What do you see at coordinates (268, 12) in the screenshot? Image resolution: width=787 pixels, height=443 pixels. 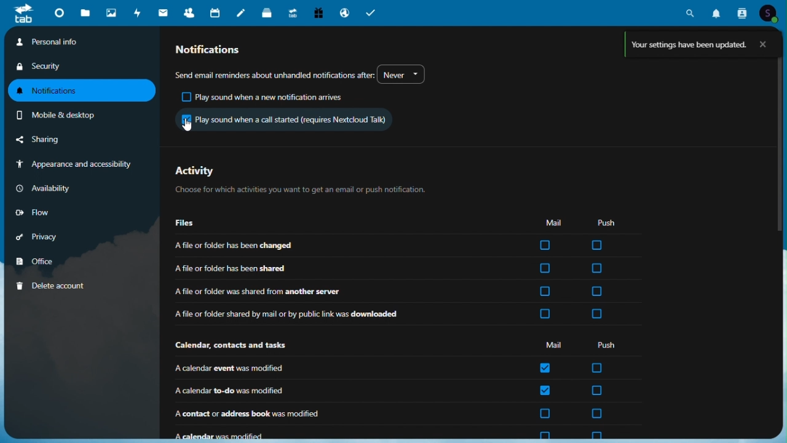 I see `deck` at bounding box center [268, 12].